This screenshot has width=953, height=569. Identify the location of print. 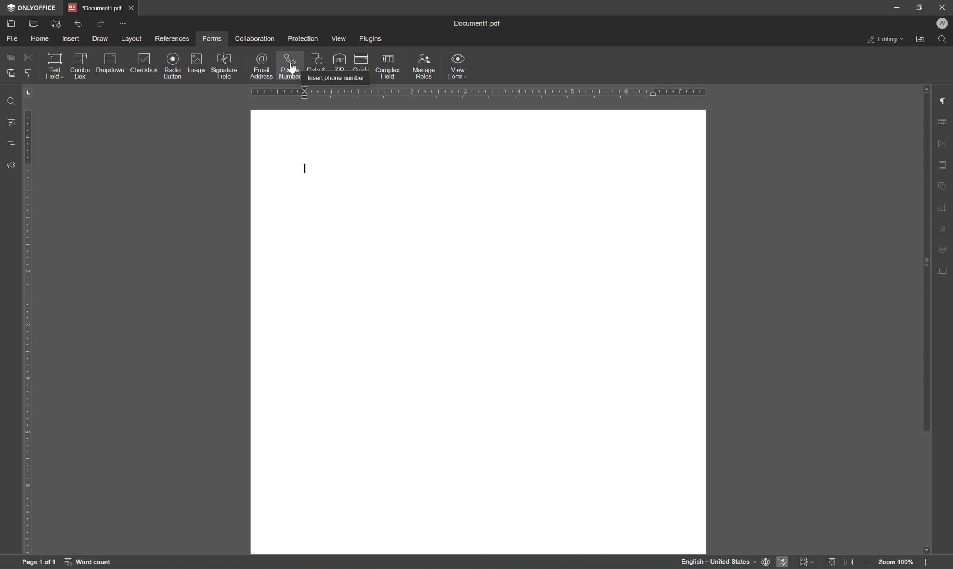
(57, 25).